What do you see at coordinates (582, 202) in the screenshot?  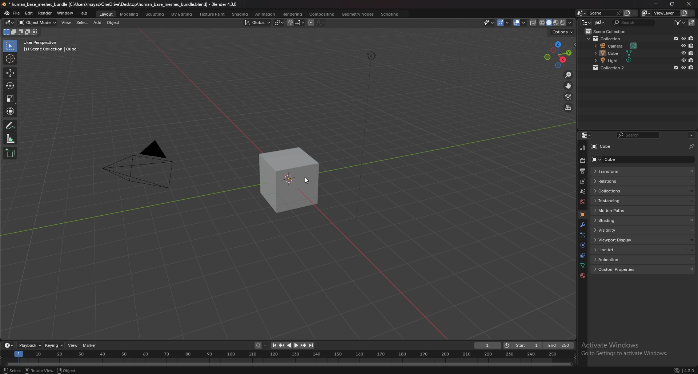 I see `world` at bounding box center [582, 202].